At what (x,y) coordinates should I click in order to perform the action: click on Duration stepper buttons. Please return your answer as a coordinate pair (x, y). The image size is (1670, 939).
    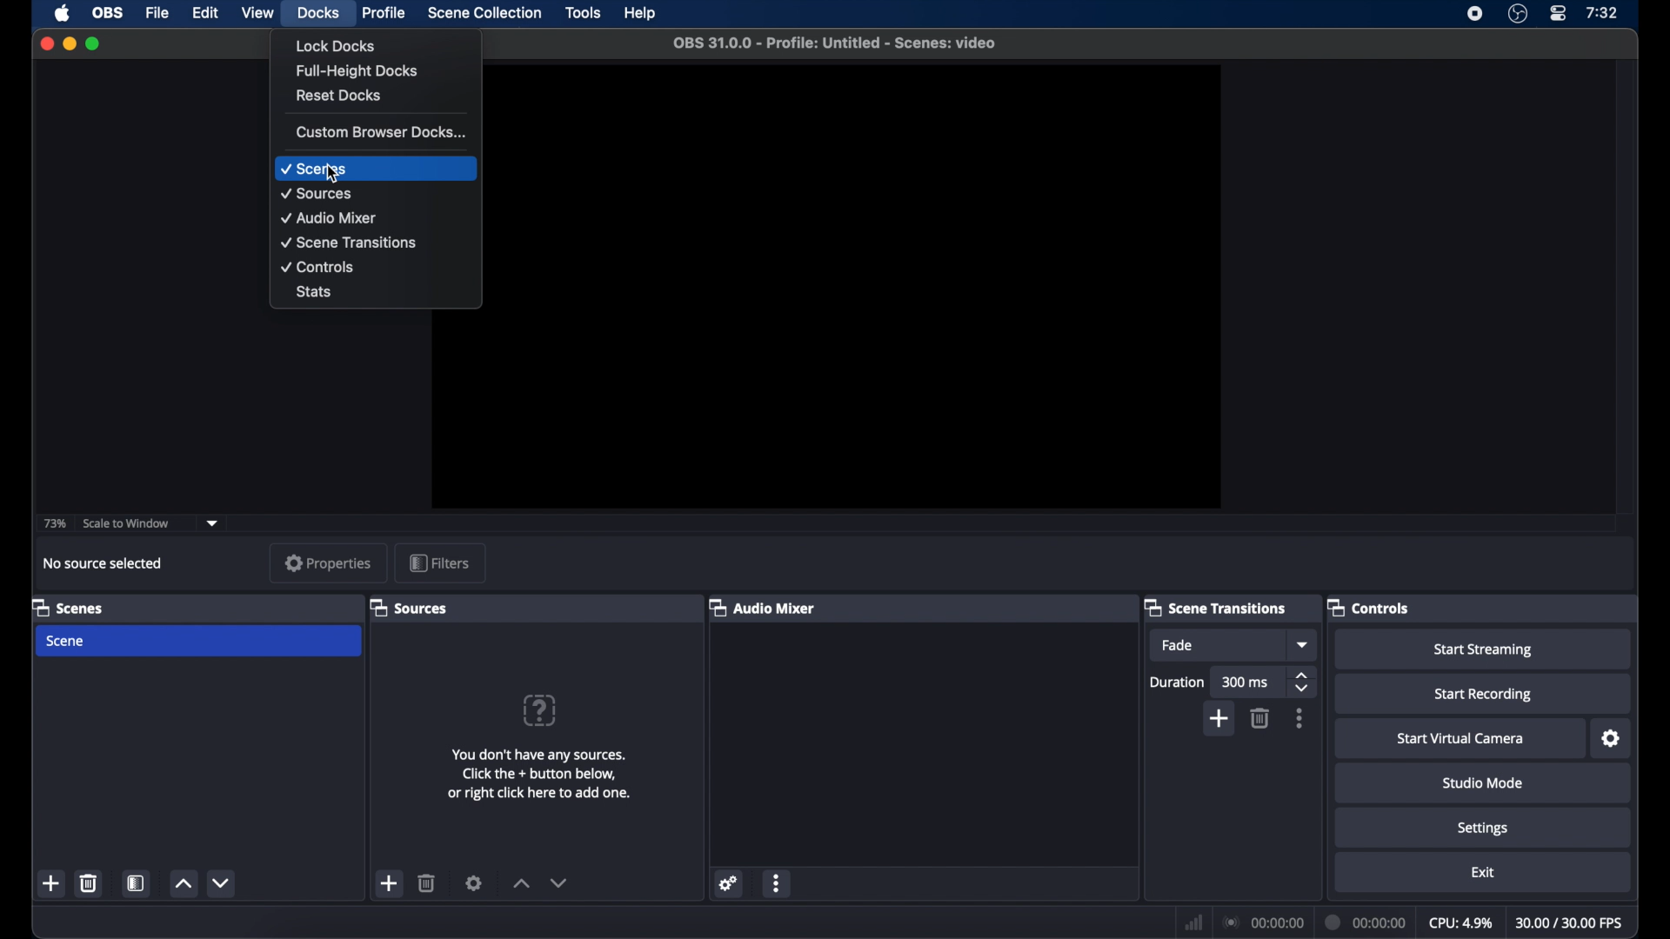
    Looking at the image, I should click on (1303, 683).